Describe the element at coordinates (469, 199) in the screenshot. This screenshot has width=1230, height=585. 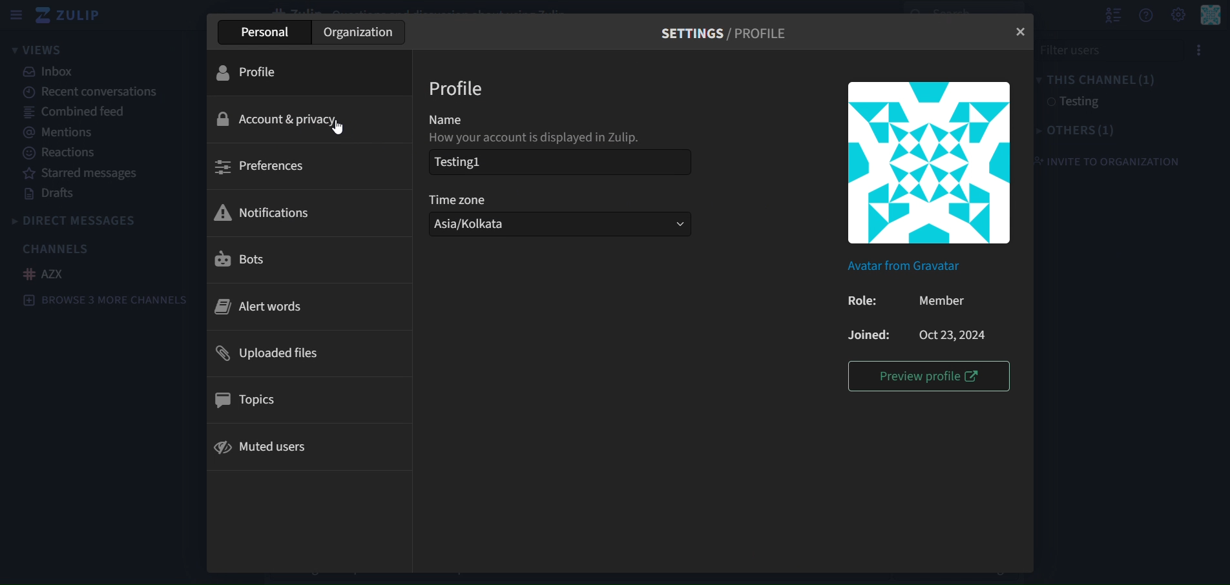
I see `time zone` at that location.